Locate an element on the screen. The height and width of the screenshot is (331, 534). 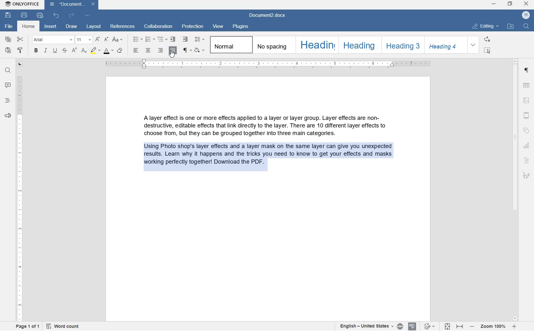
CURSOR is located at coordinates (173, 55).